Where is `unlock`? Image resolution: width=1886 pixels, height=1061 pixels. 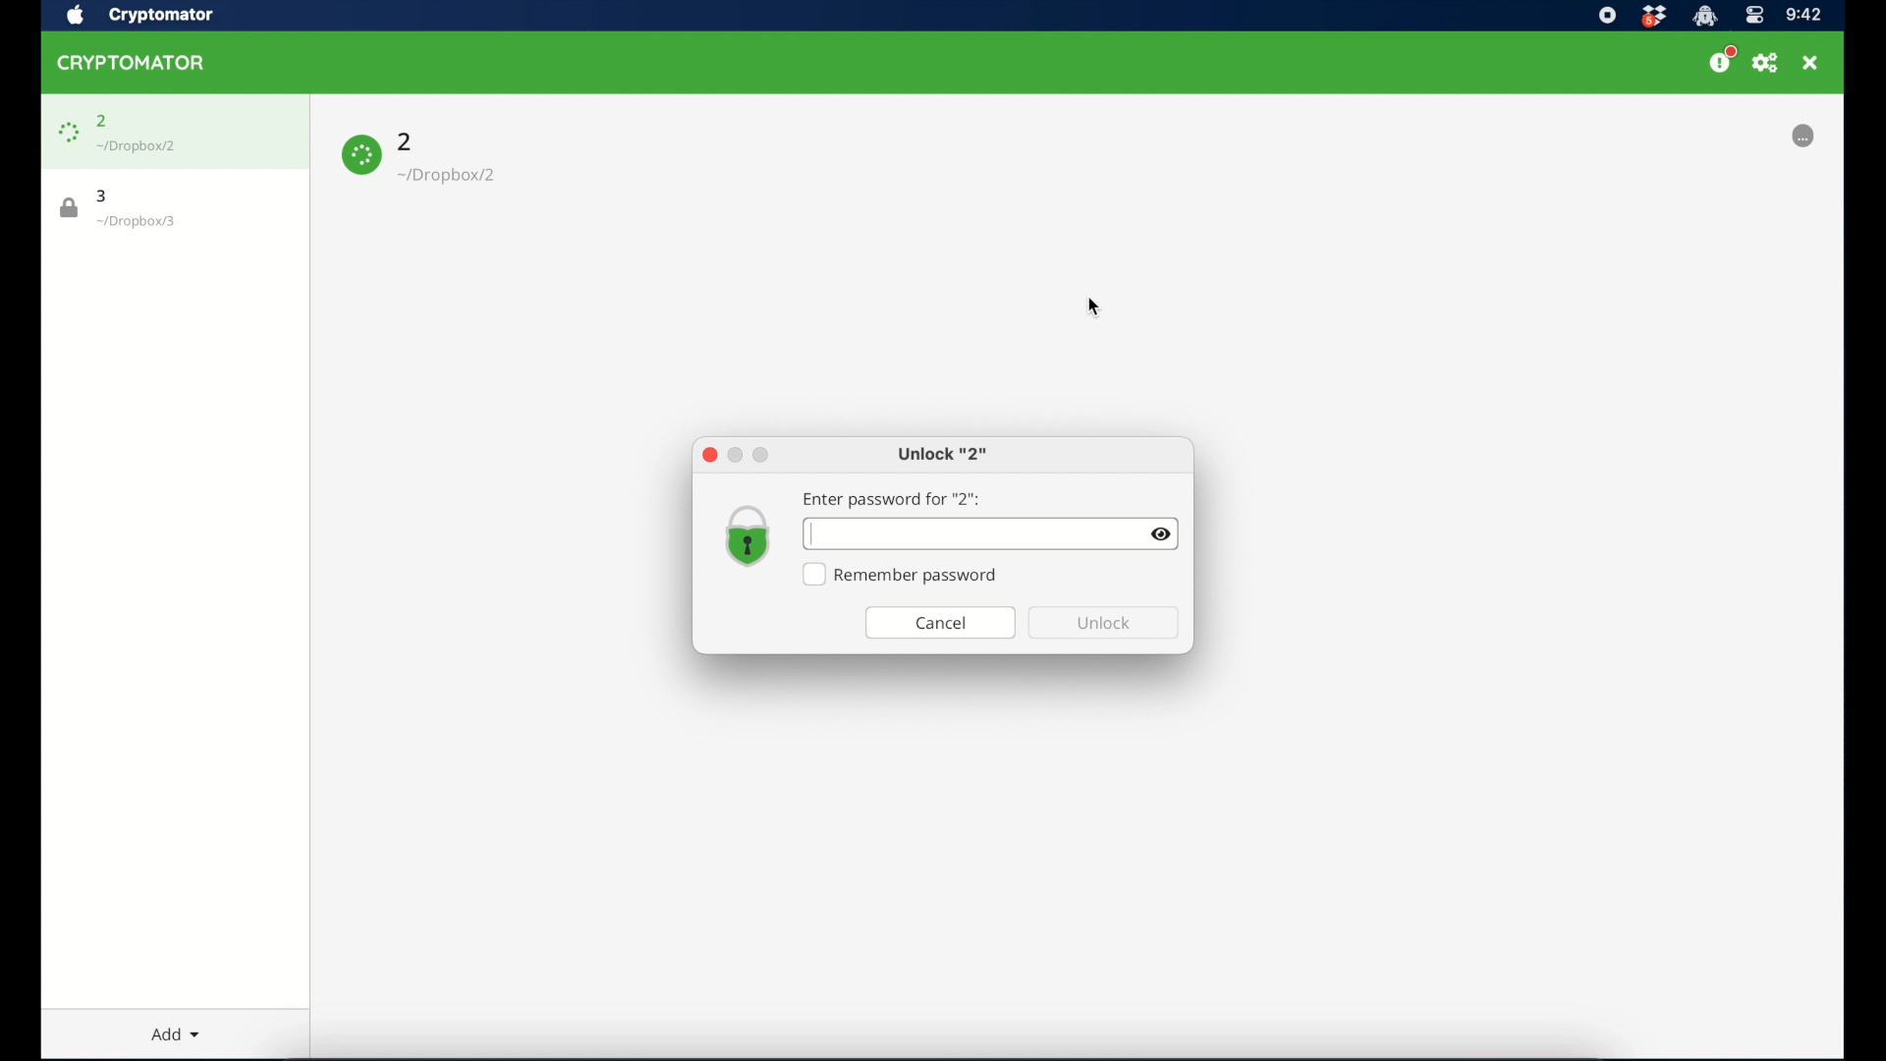 unlock is located at coordinates (1104, 623).